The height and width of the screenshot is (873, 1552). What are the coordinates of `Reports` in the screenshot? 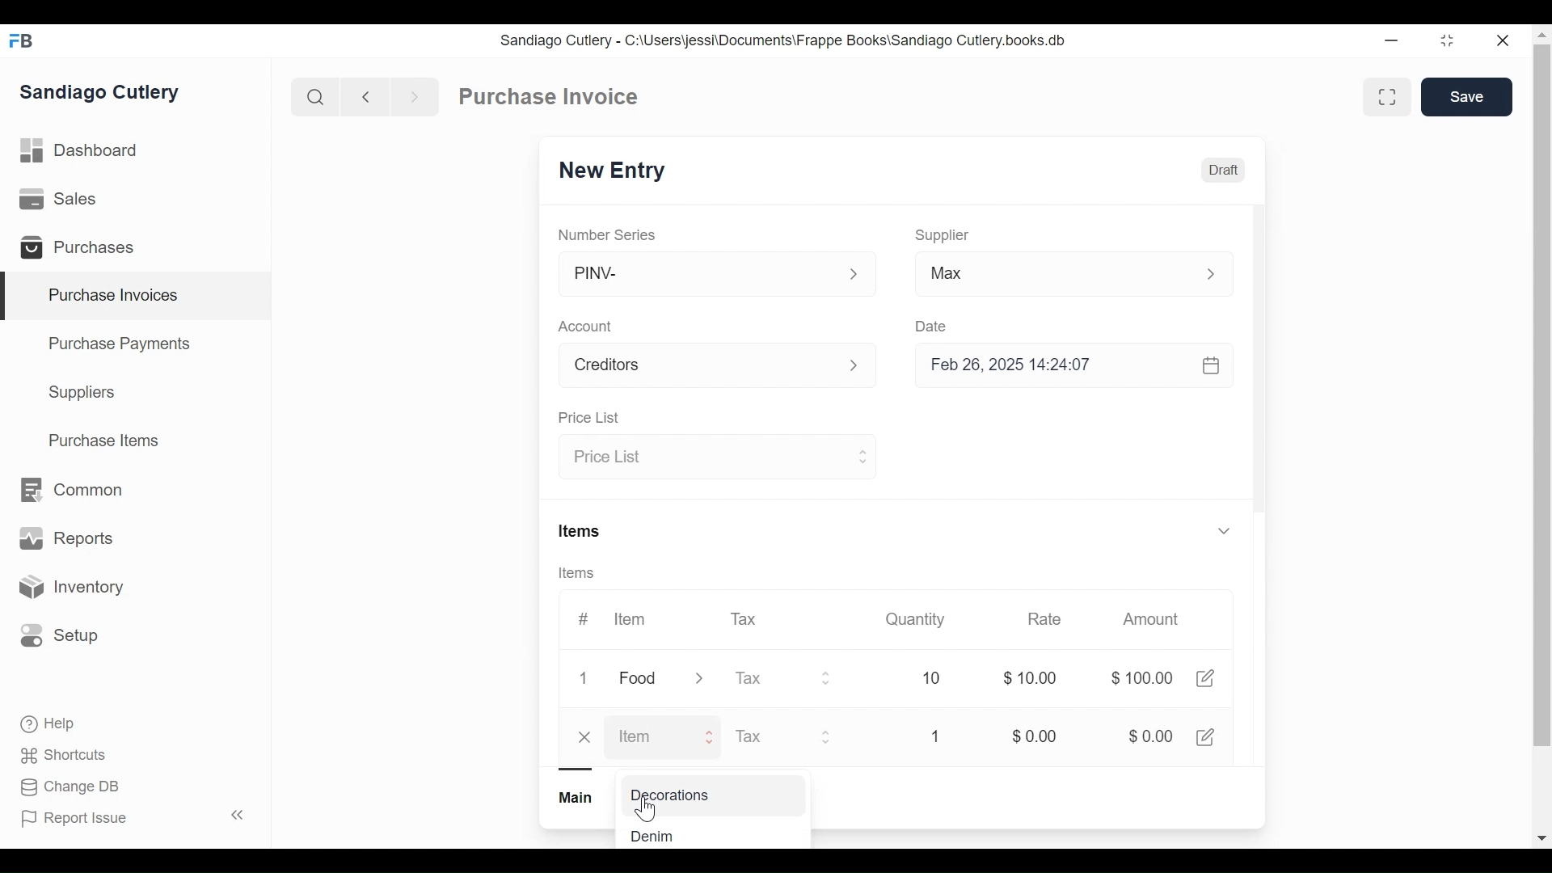 It's located at (66, 542).